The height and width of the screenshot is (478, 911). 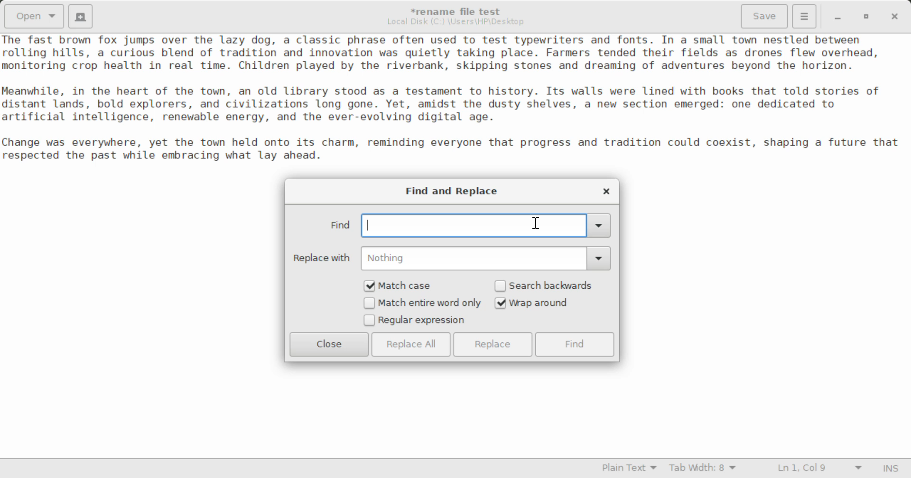 I want to click on Match entire word only, so click(x=422, y=304).